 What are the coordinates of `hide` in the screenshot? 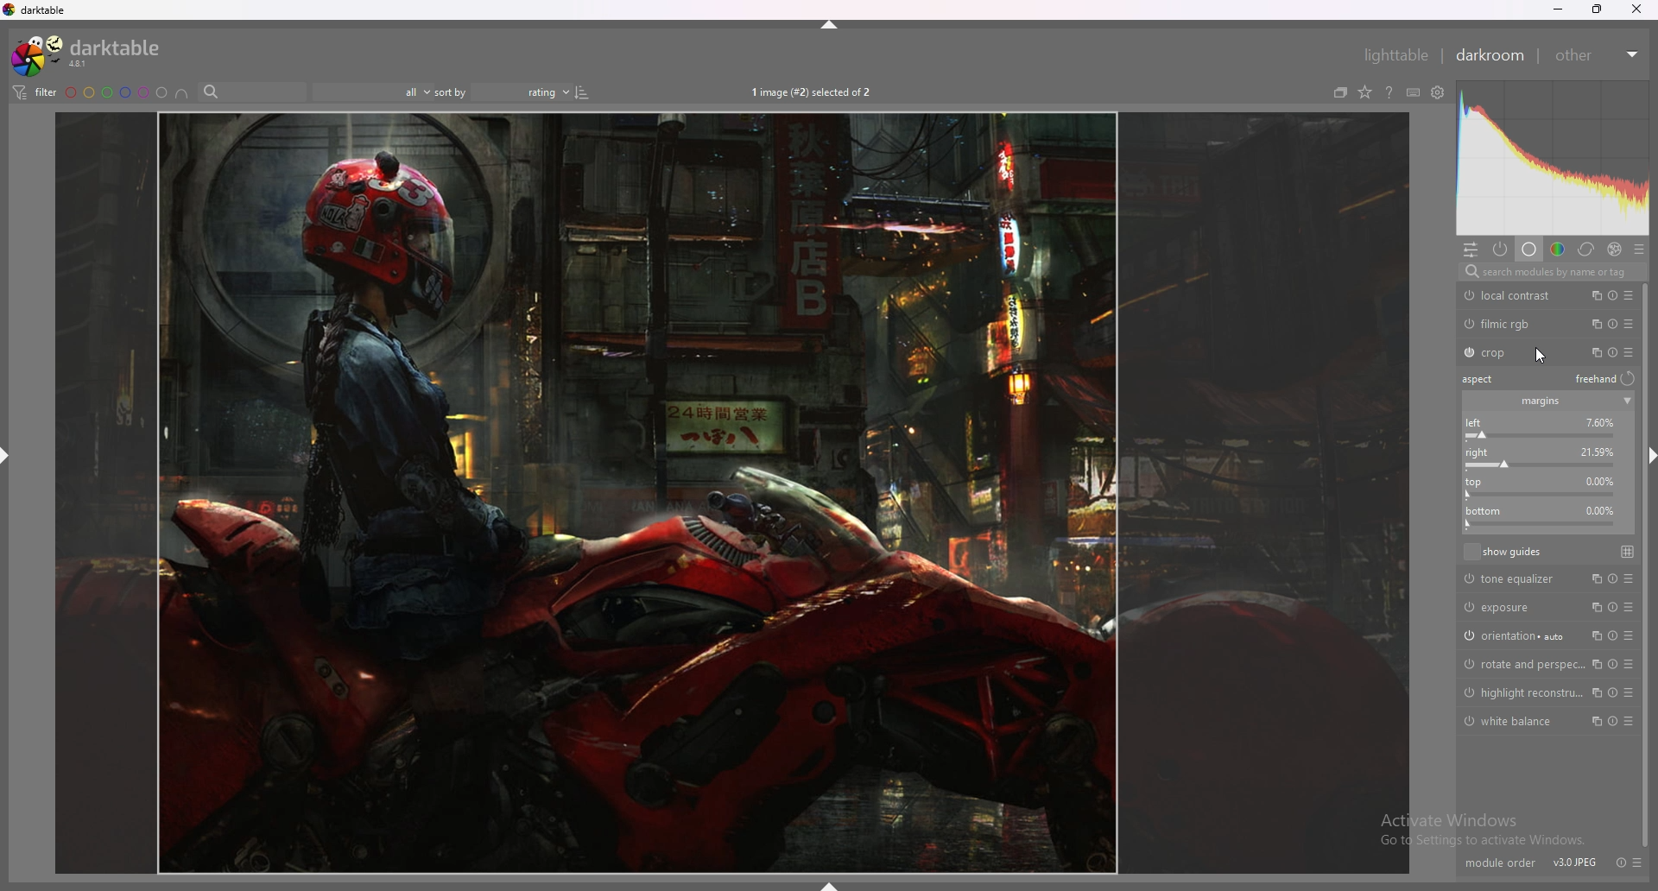 It's located at (828, 884).